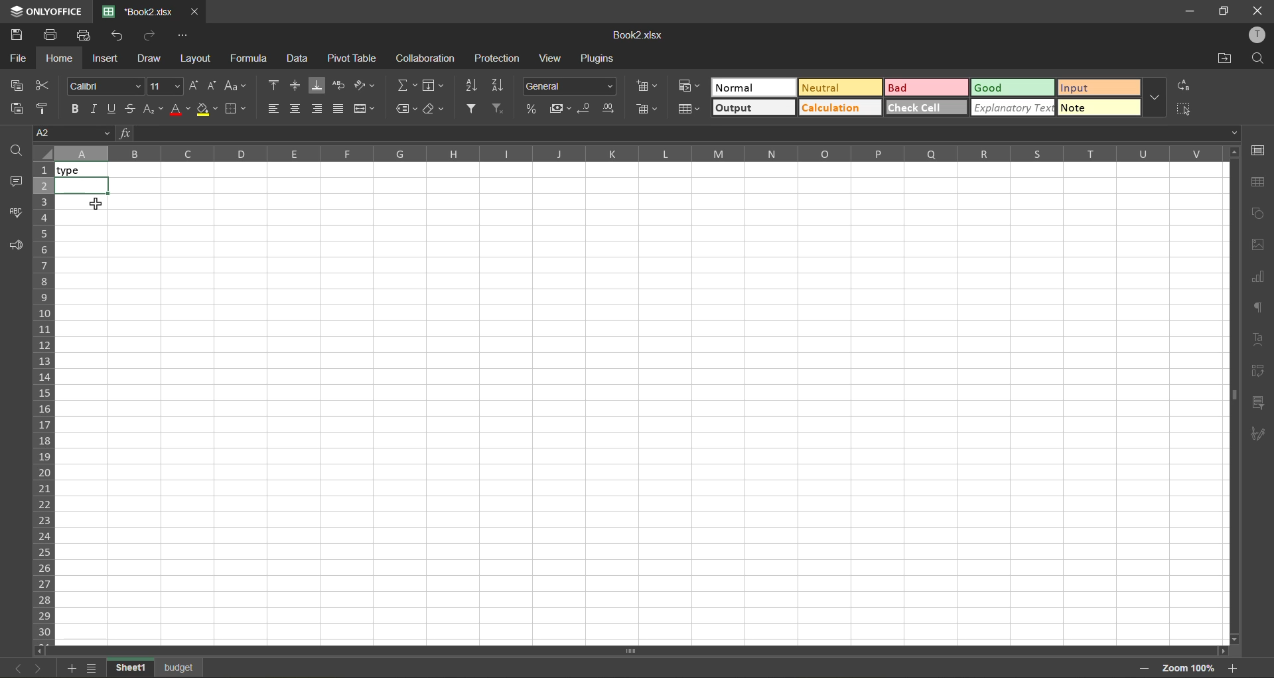  I want to click on zoom out, so click(1143, 668).